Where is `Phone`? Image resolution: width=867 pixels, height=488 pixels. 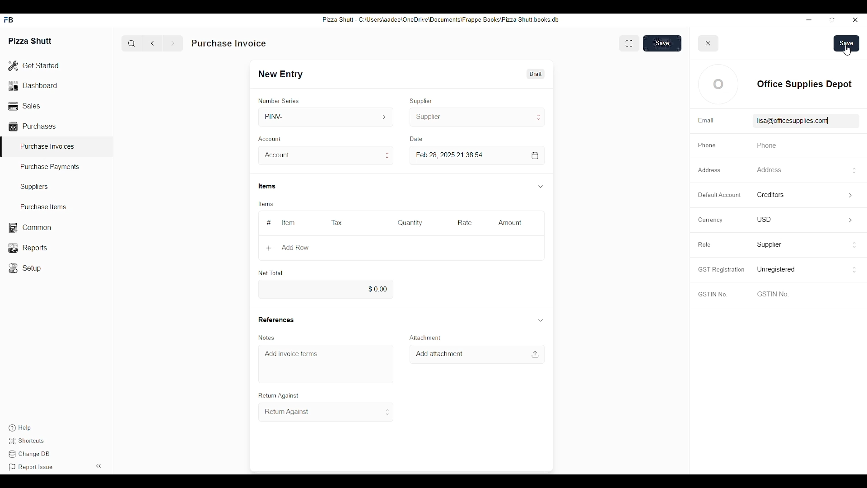
Phone is located at coordinates (707, 145).